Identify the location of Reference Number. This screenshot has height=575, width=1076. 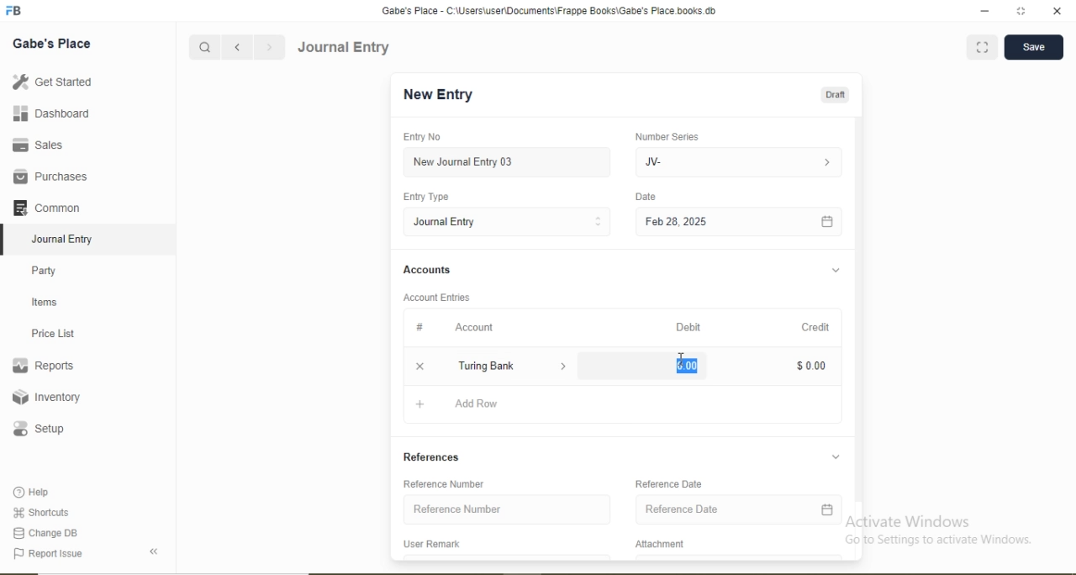
(443, 483).